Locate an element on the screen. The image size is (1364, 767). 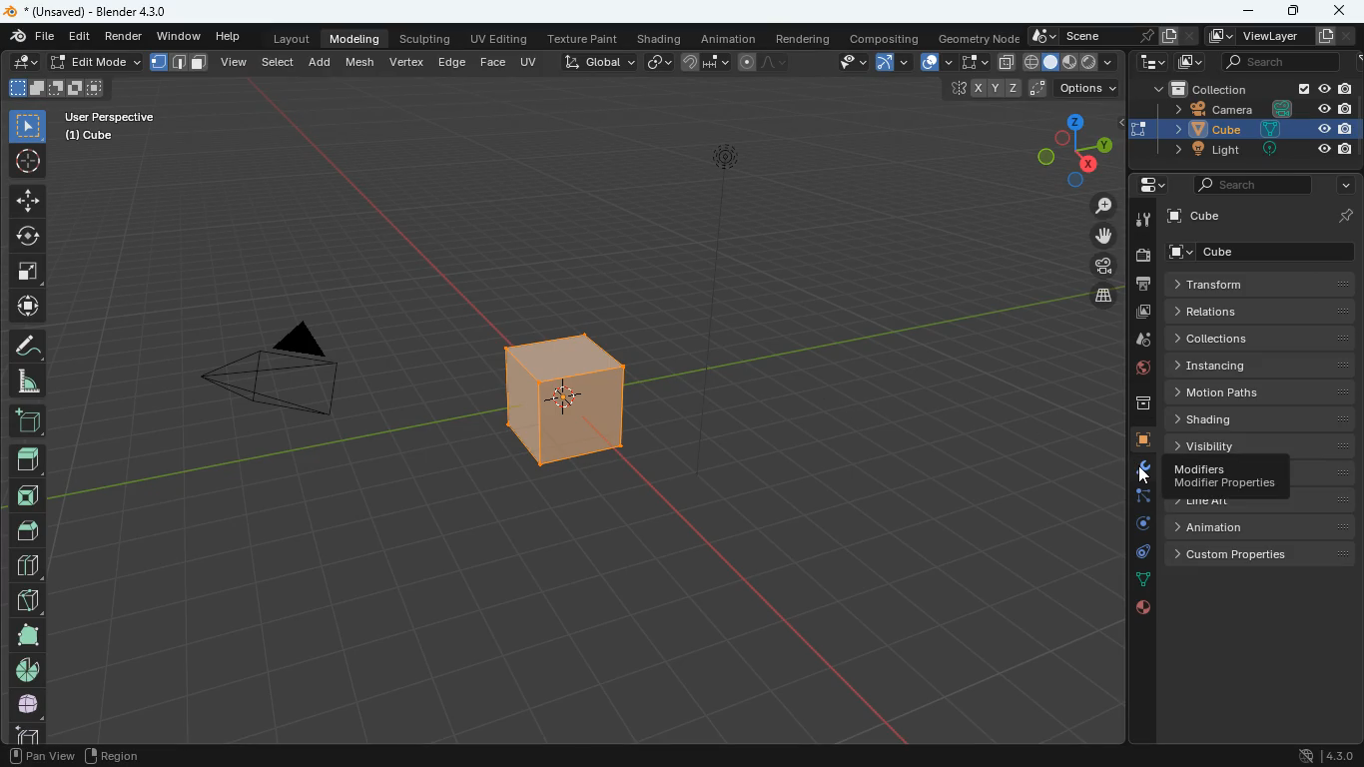
collection is located at coordinates (1246, 88).